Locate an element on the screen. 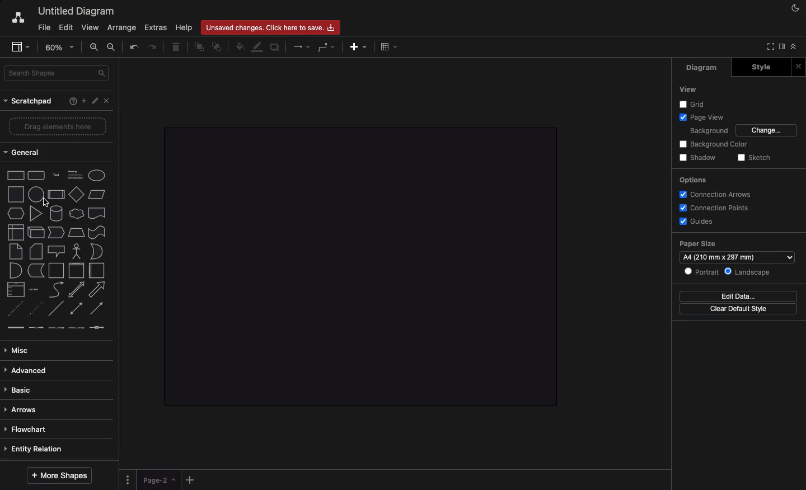 The image size is (806, 490). Sidebar is located at coordinates (19, 48).